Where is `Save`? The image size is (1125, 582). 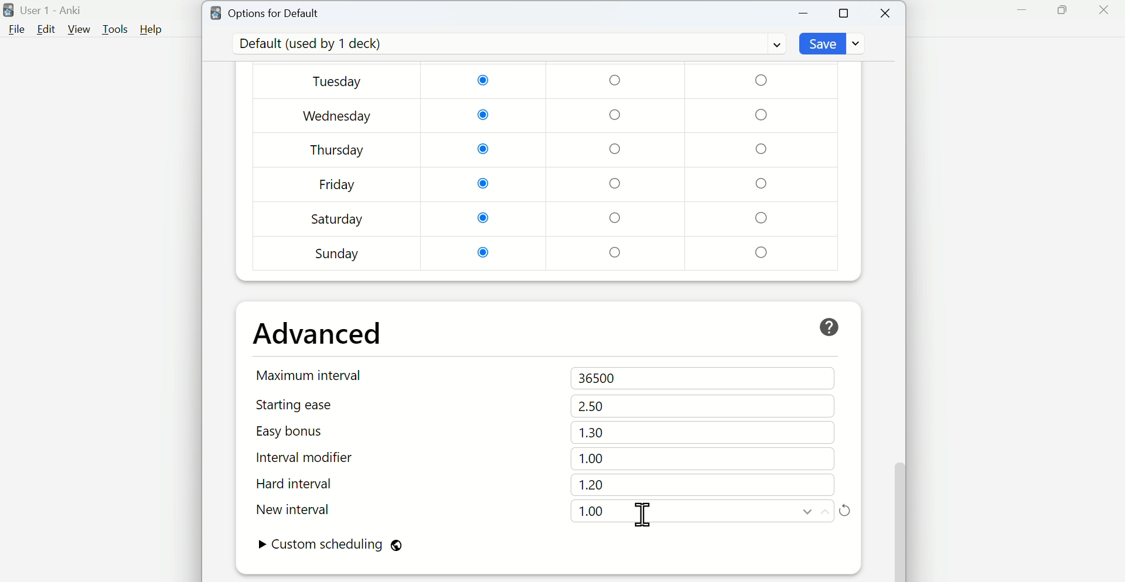 Save is located at coordinates (834, 43).